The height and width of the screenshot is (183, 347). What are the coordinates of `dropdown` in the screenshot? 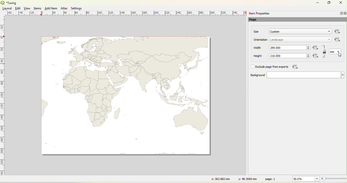 It's located at (305, 75).